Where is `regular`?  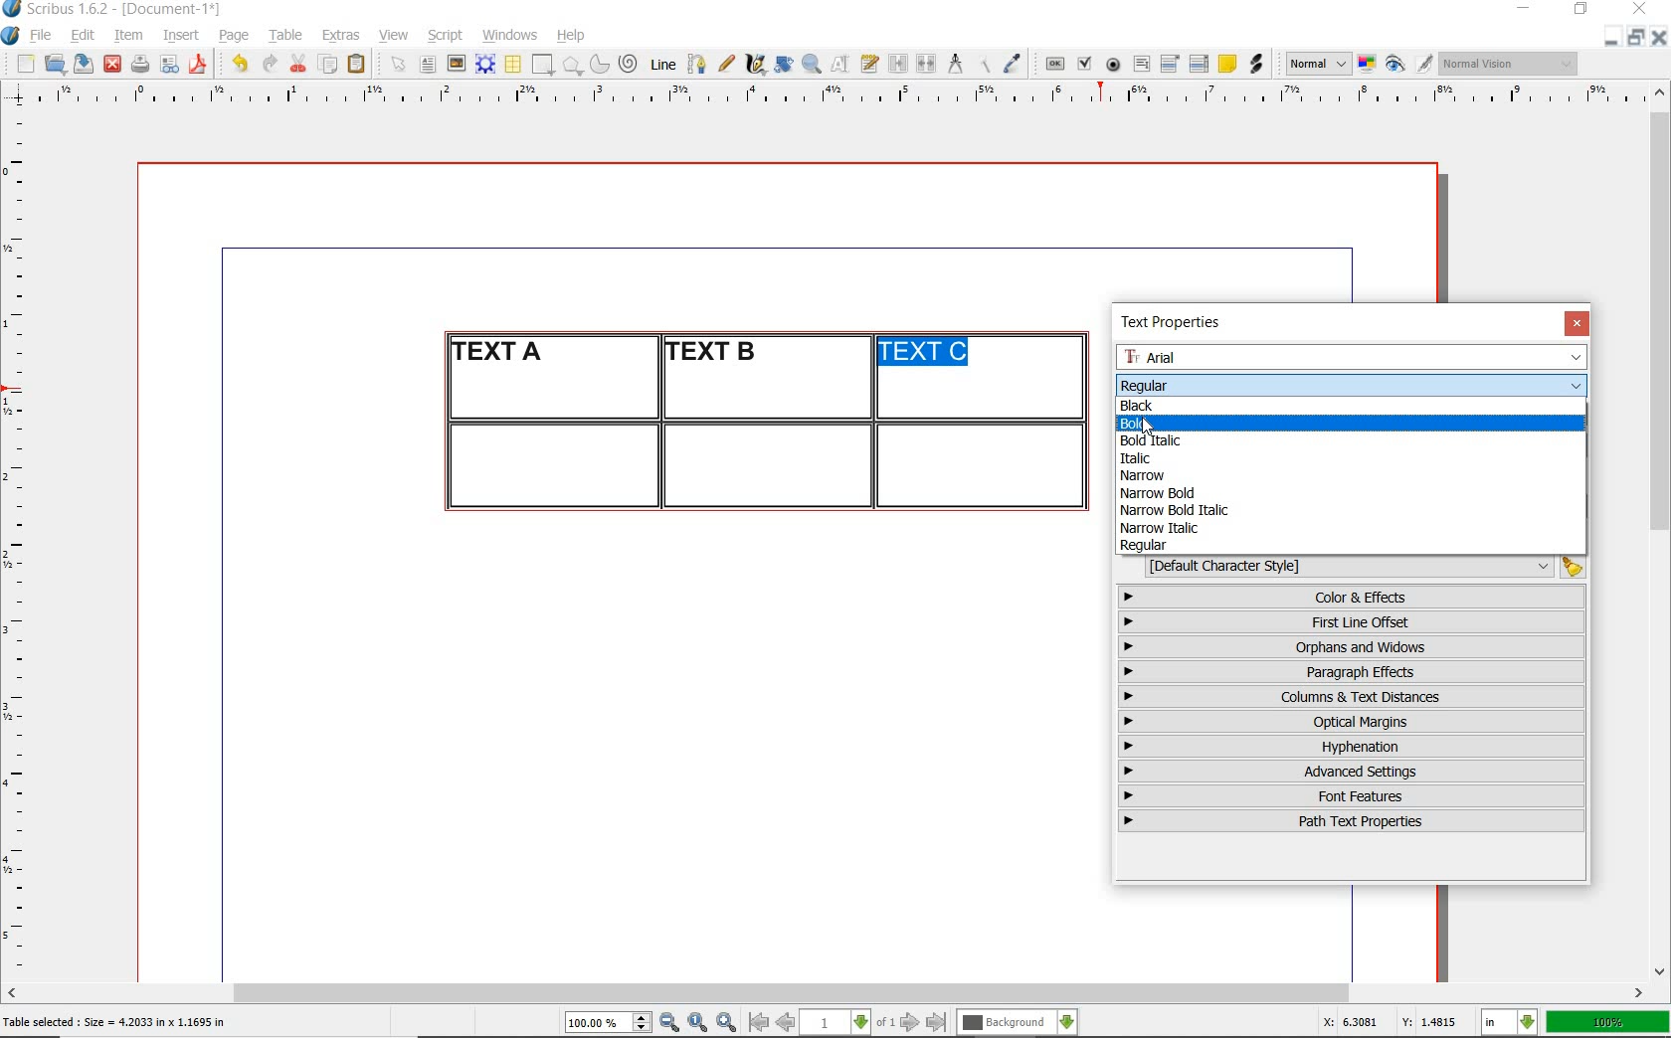
regular is located at coordinates (1145, 546).